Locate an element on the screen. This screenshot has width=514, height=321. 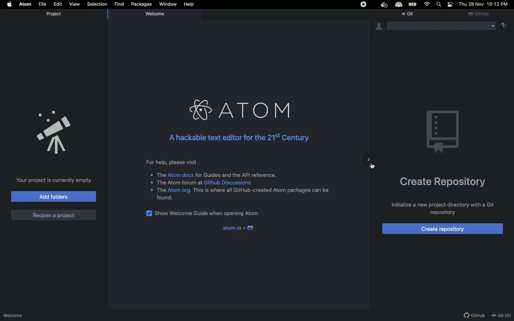
atom.io  is located at coordinates (239, 228).